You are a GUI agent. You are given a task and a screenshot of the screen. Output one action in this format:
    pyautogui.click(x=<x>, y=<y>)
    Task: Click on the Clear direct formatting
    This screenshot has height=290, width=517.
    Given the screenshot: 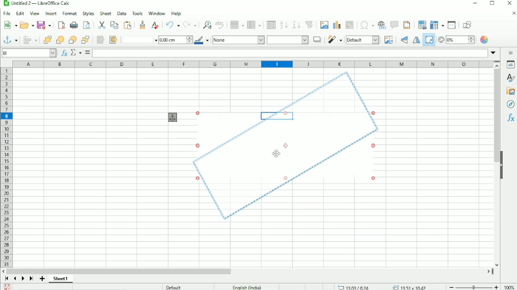 What is the action you would take?
    pyautogui.click(x=154, y=25)
    